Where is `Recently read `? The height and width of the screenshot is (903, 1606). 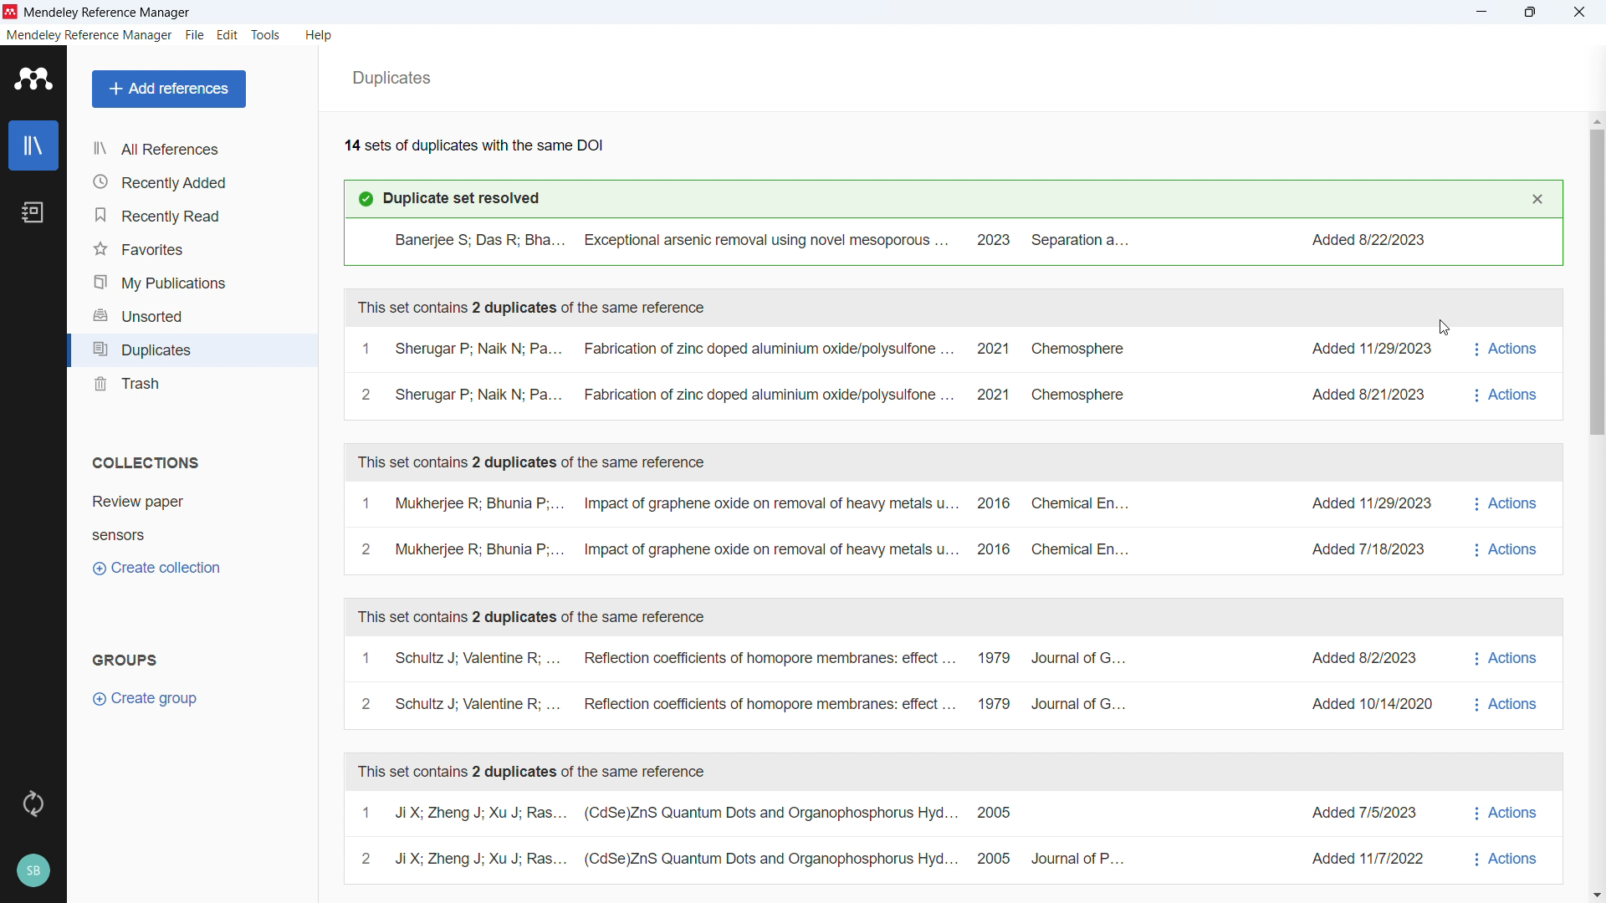
Recently read  is located at coordinates (190, 212).